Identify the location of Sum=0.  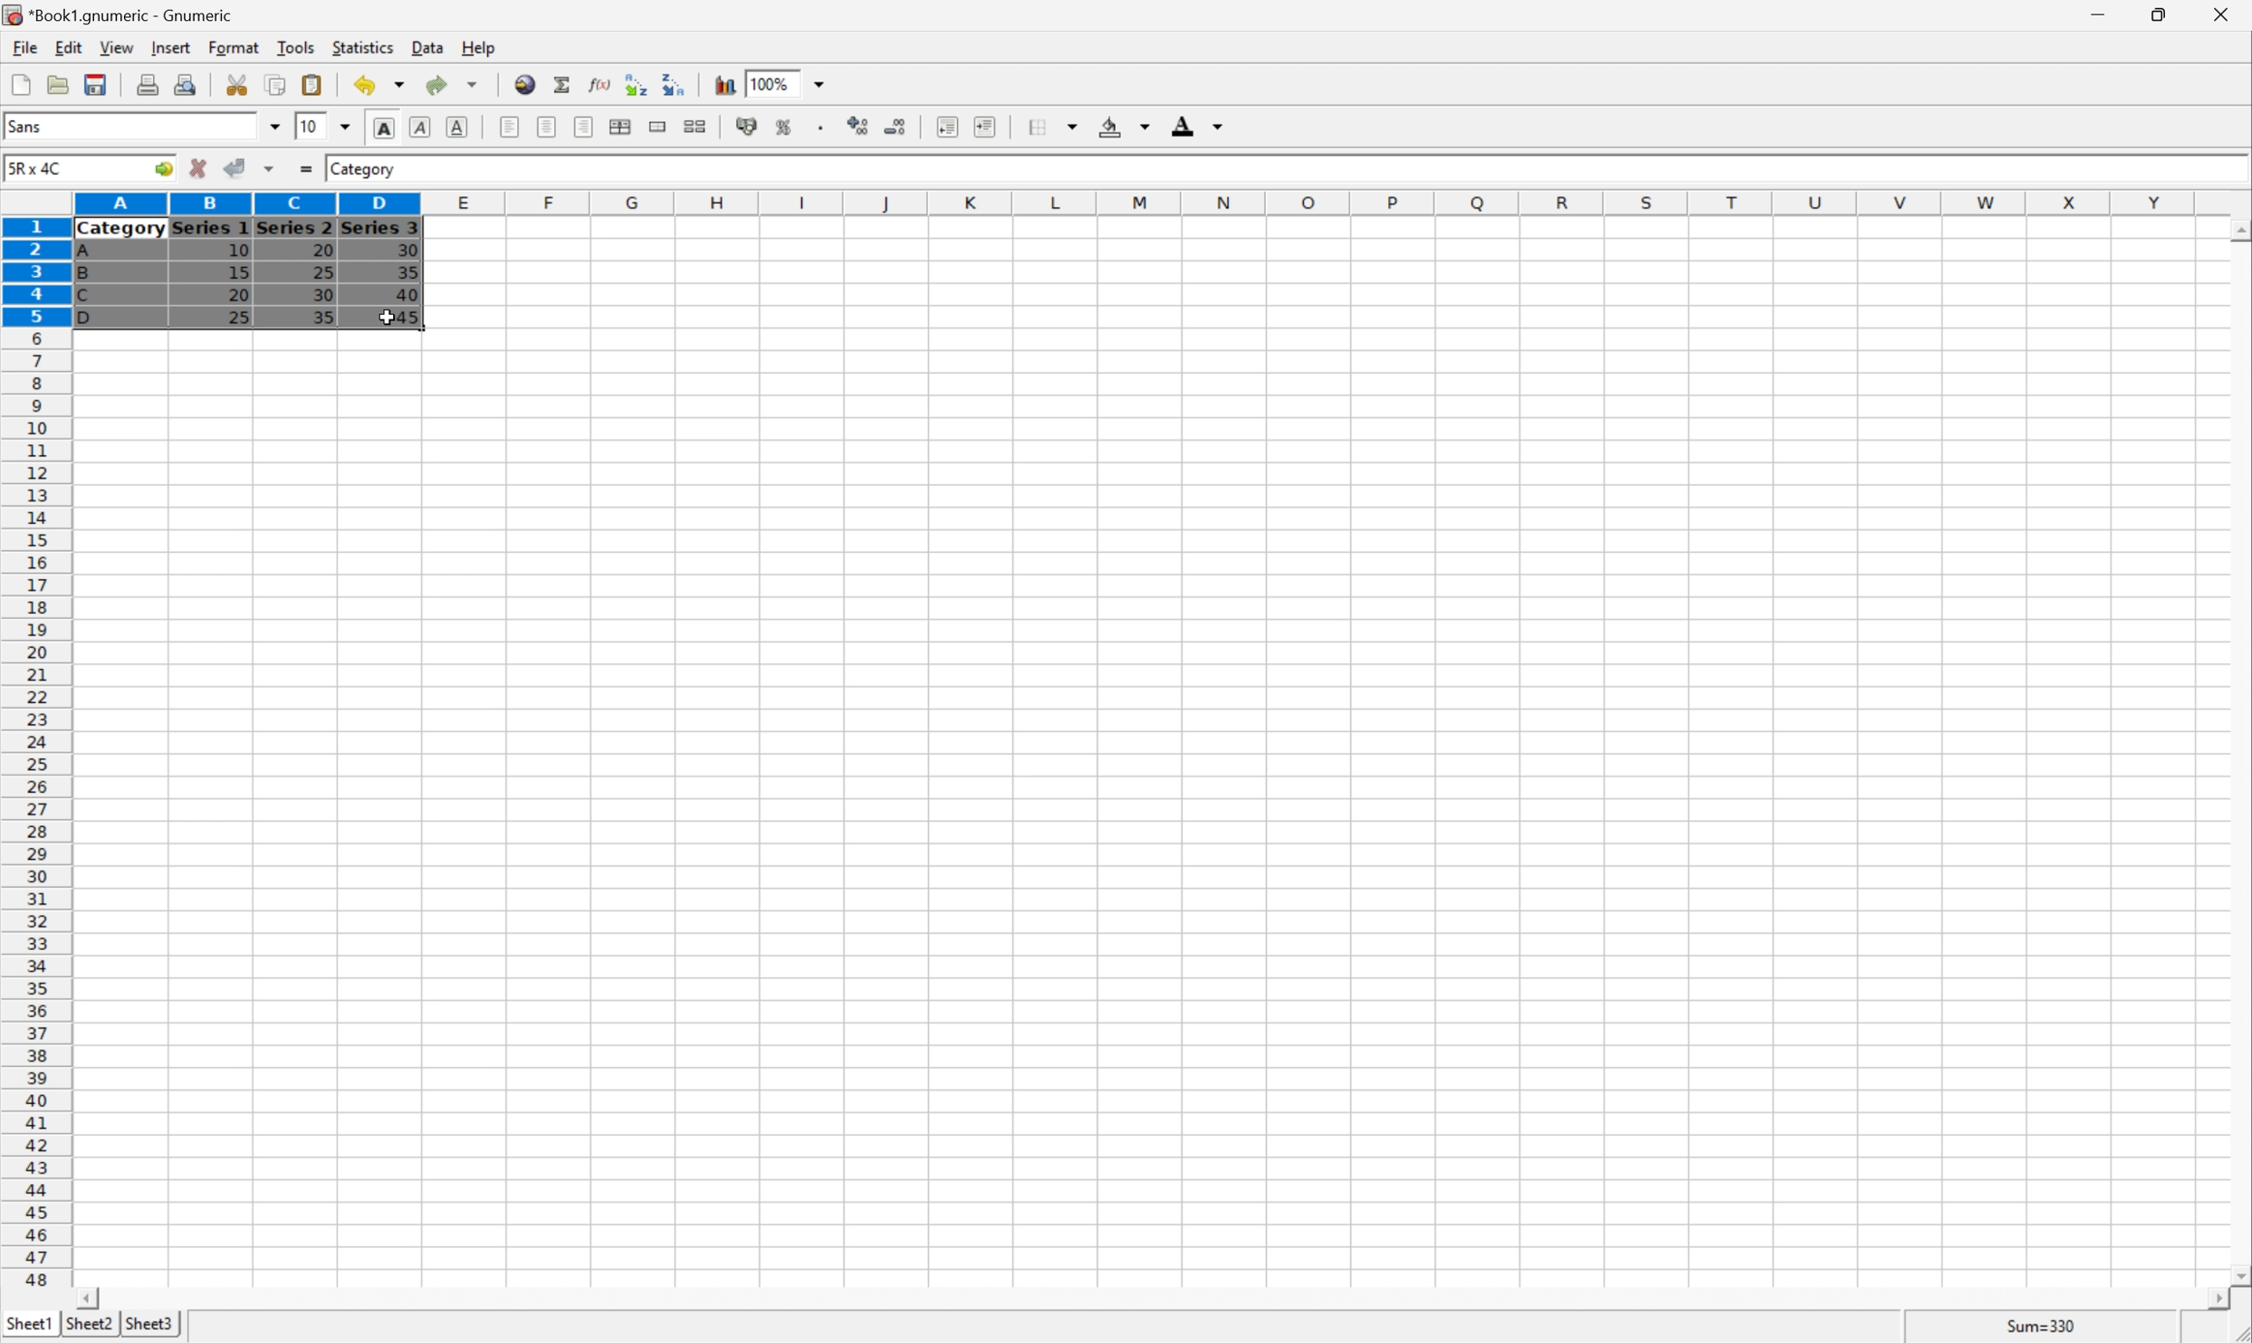
(2046, 1329).